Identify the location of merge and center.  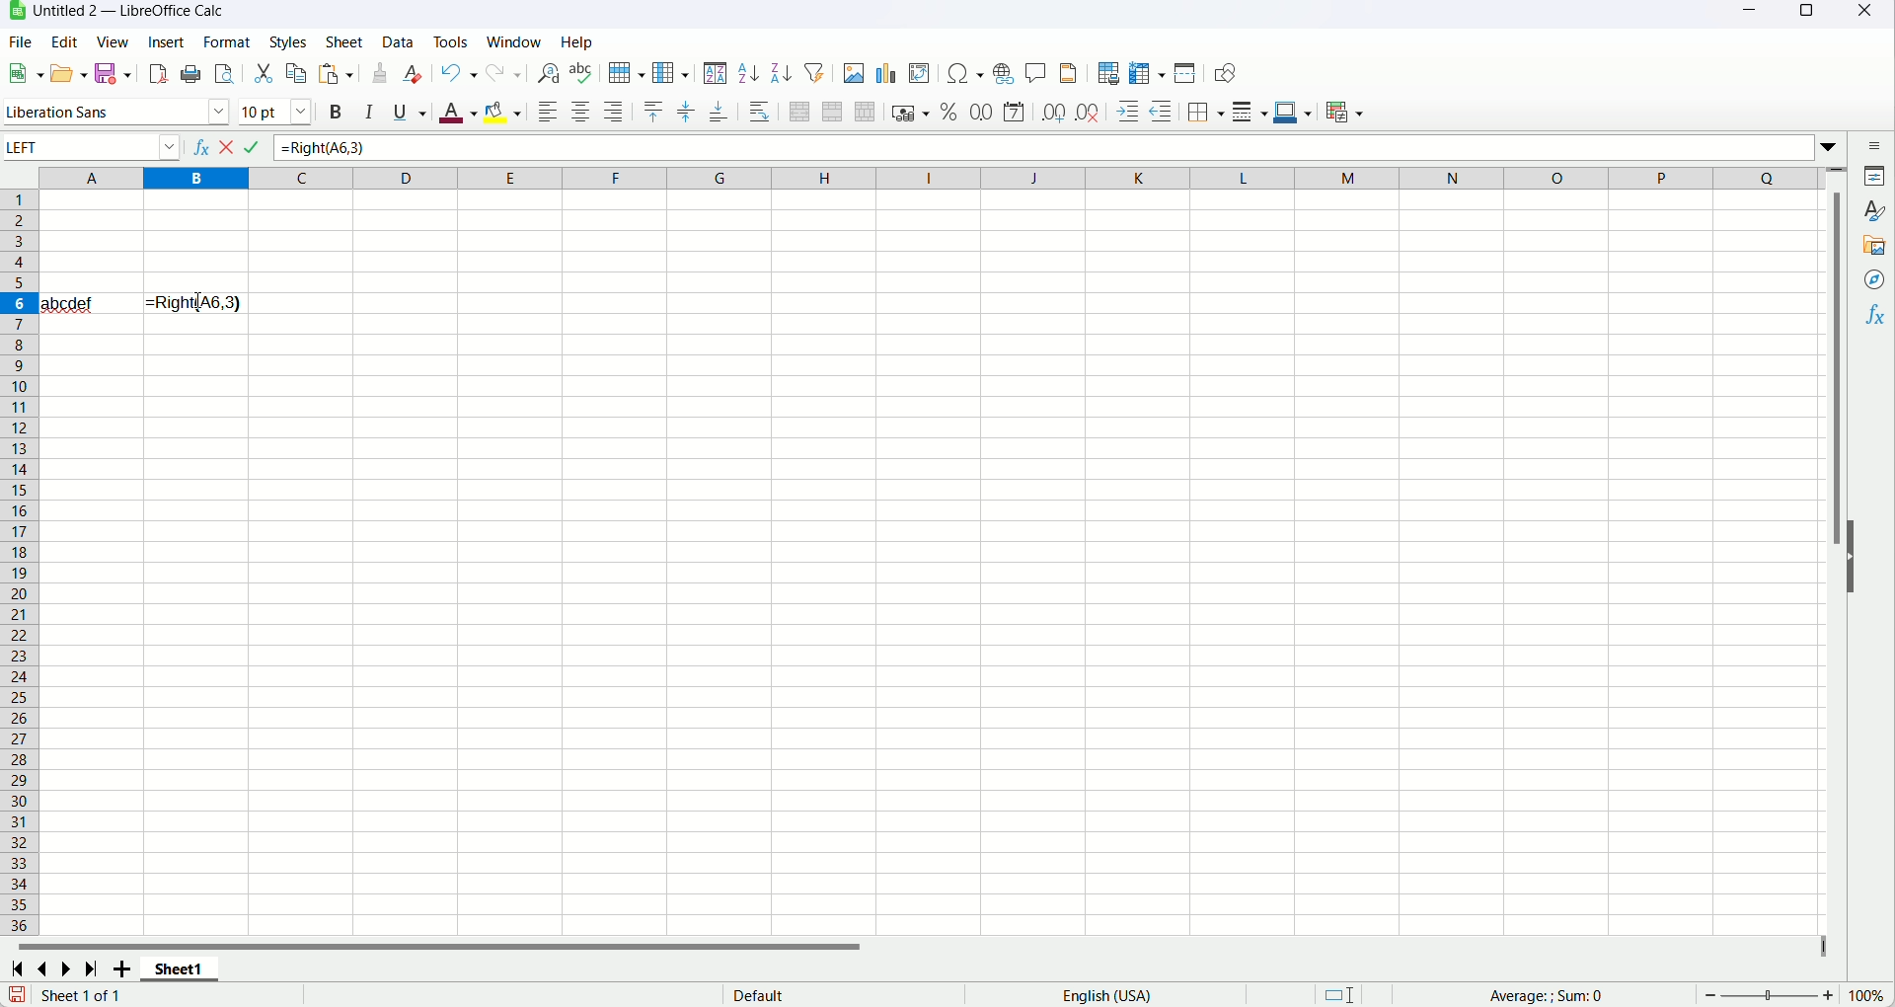
(798, 113).